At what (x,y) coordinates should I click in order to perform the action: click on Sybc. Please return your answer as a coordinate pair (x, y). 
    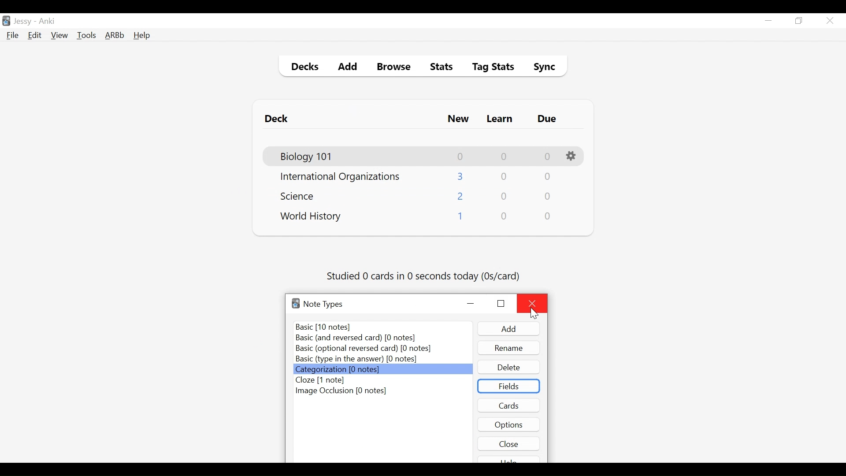
    Looking at the image, I should click on (541, 68).